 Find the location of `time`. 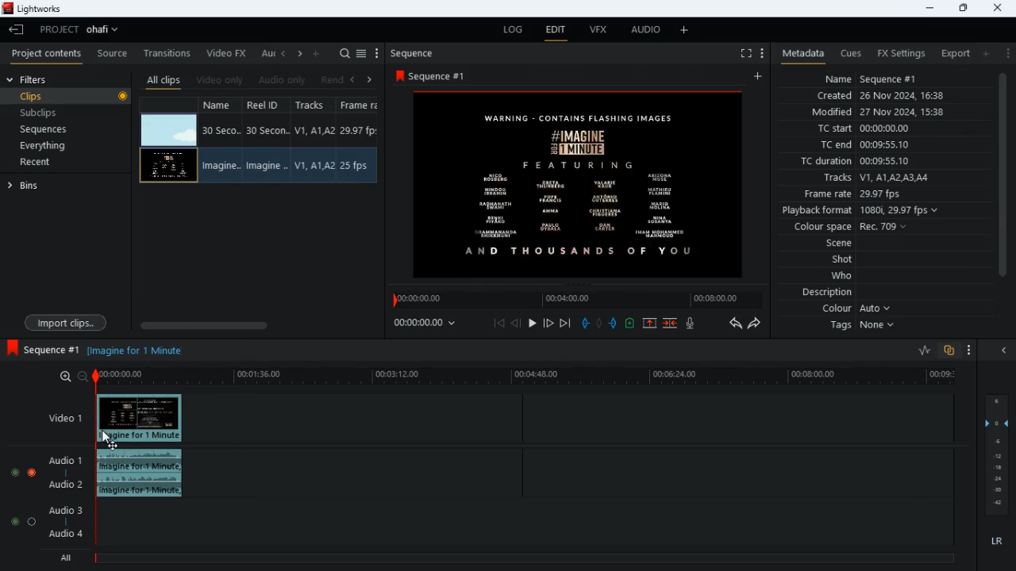

time is located at coordinates (525, 377).